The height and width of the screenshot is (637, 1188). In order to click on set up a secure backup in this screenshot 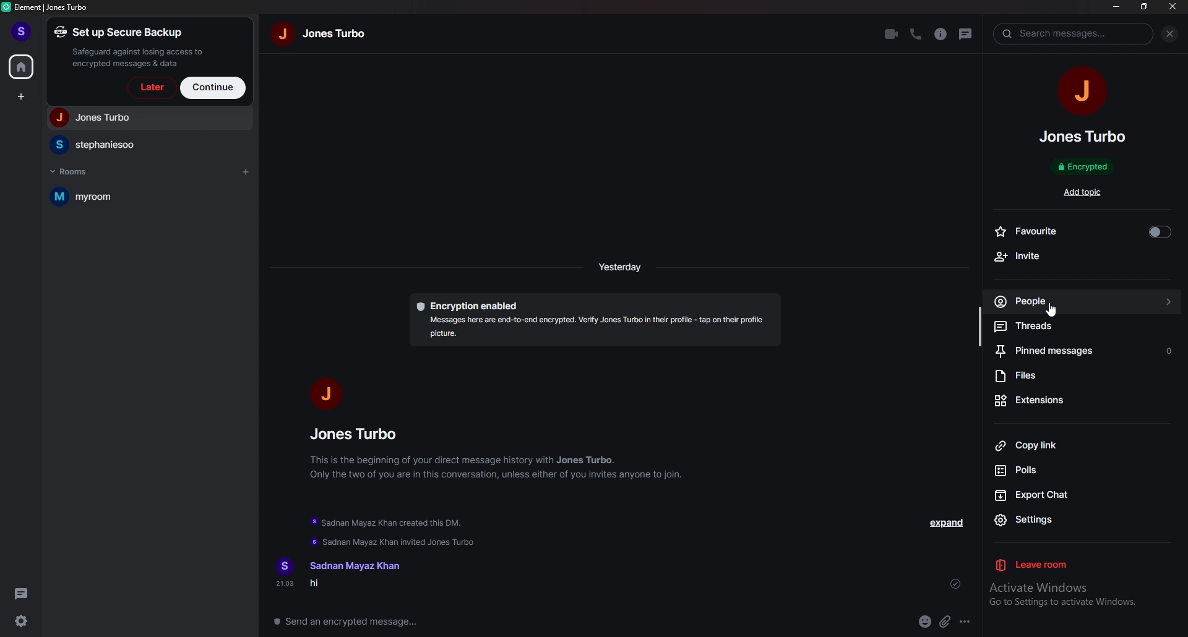, I will do `click(132, 46)`.